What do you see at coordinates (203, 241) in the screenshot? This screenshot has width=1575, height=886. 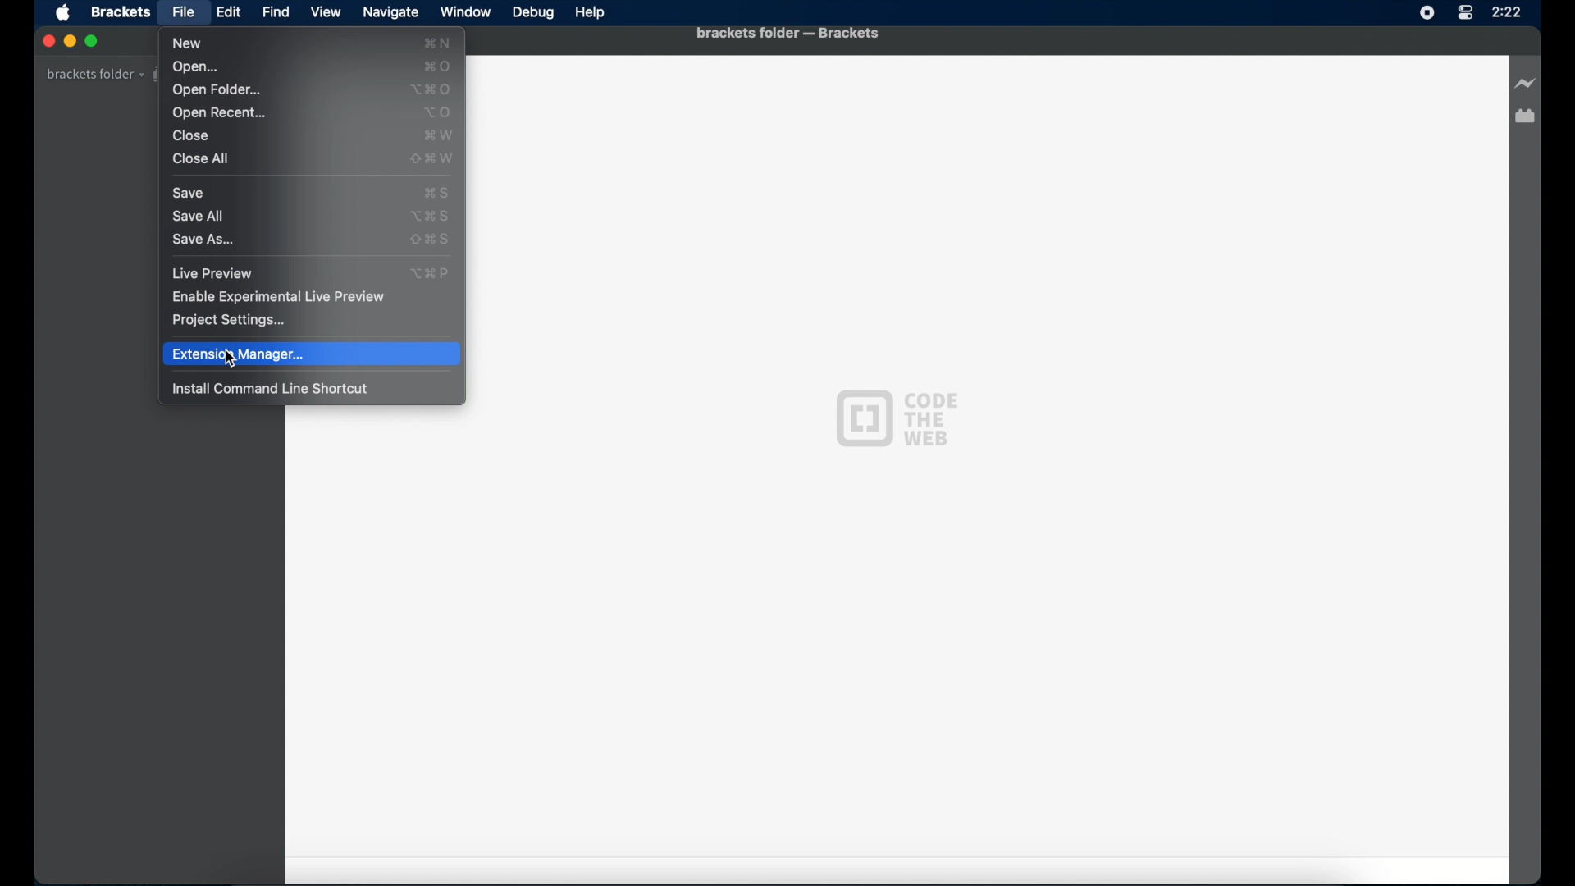 I see `save as` at bounding box center [203, 241].